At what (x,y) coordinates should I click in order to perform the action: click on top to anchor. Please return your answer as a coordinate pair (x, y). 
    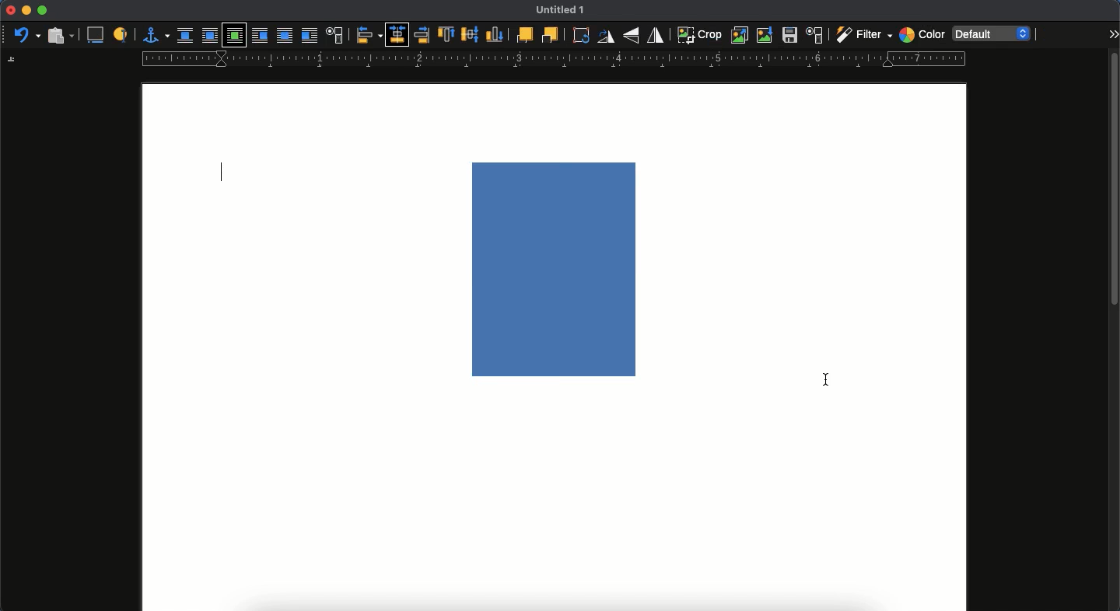
    Looking at the image, I should click on (444, 34).